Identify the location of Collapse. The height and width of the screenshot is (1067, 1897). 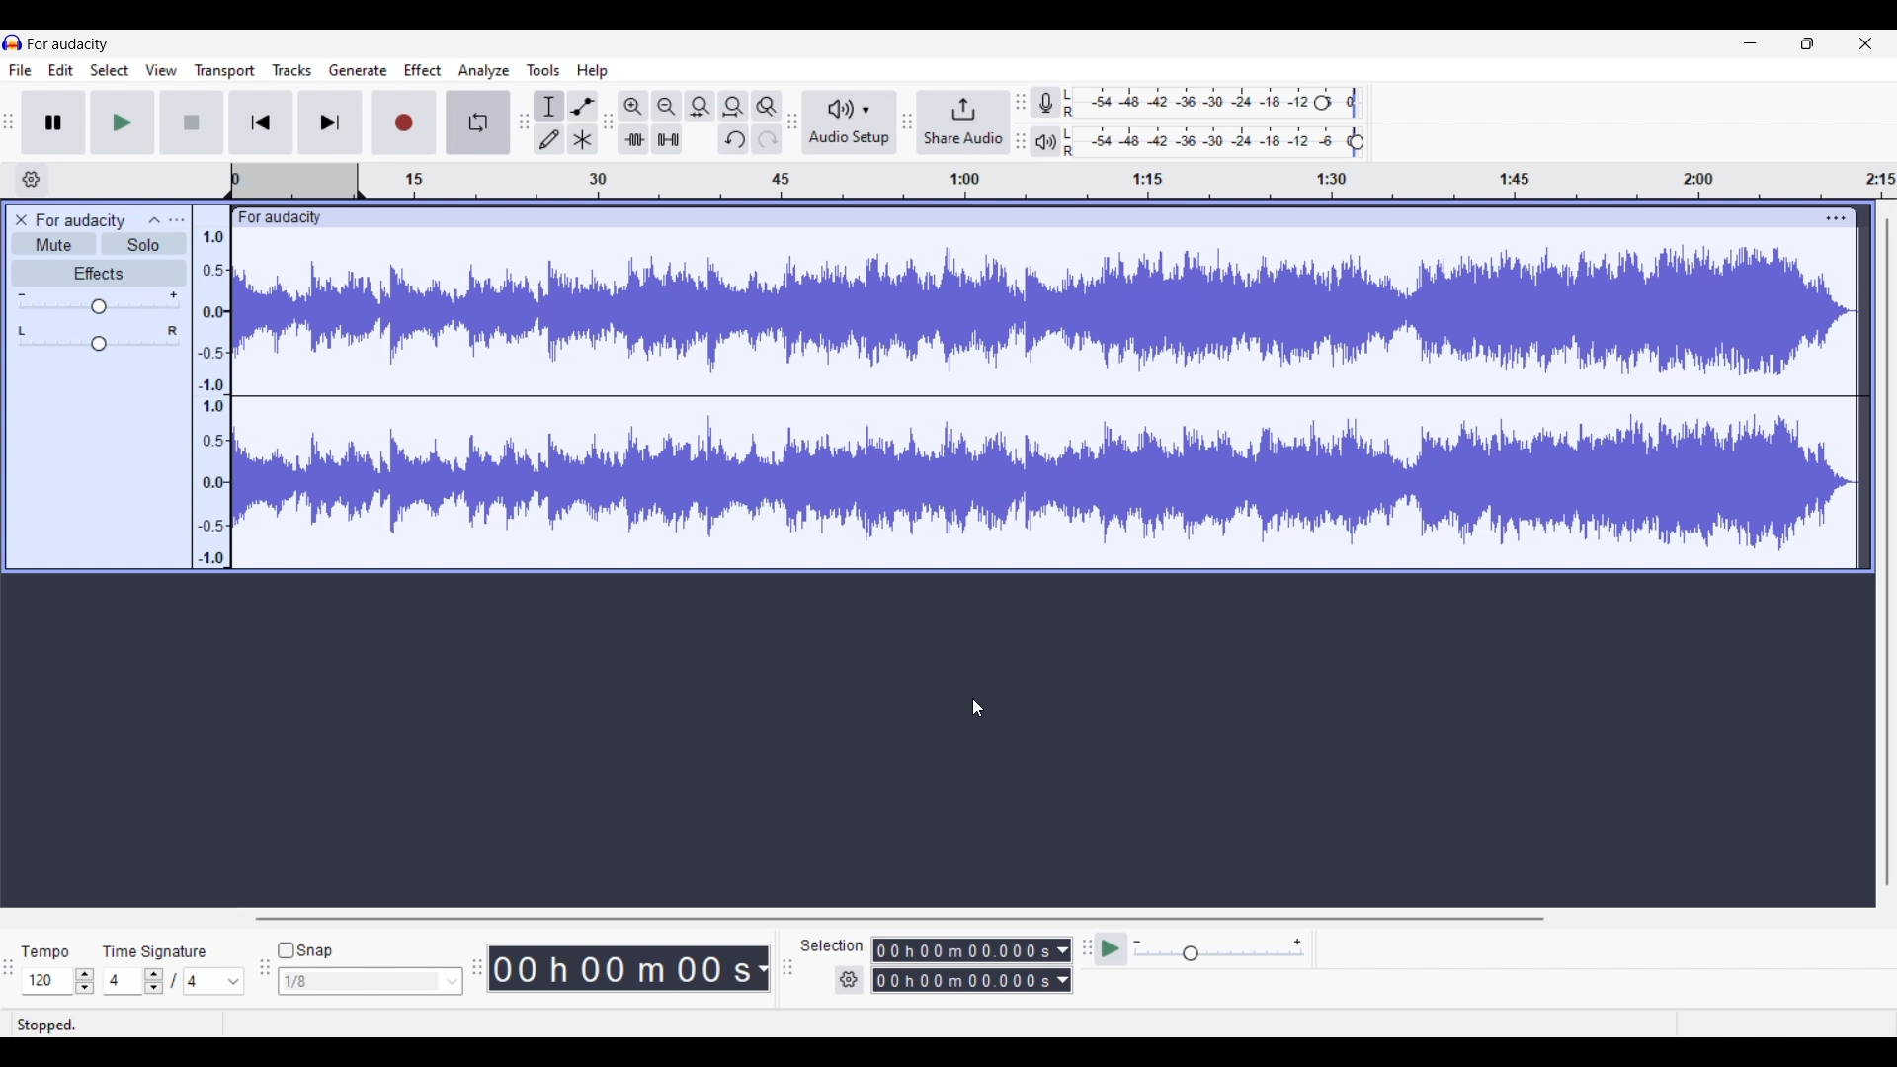
(155, 220).